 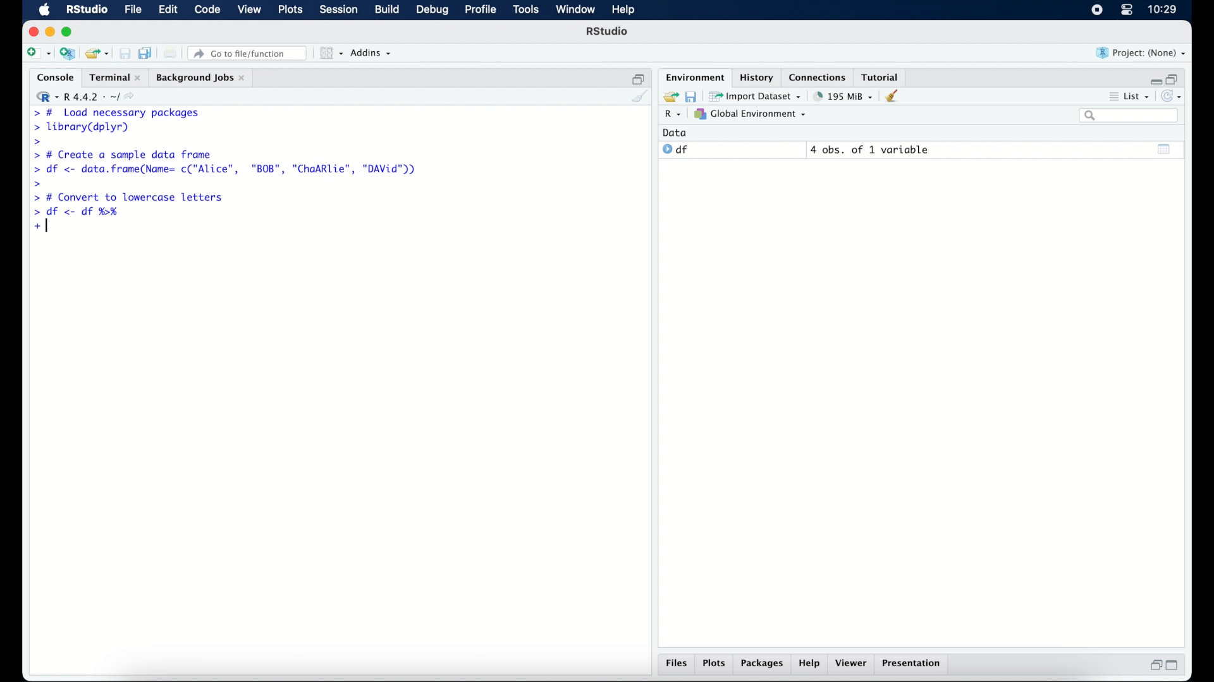 I want to click on +, so click(x=39, y=226).